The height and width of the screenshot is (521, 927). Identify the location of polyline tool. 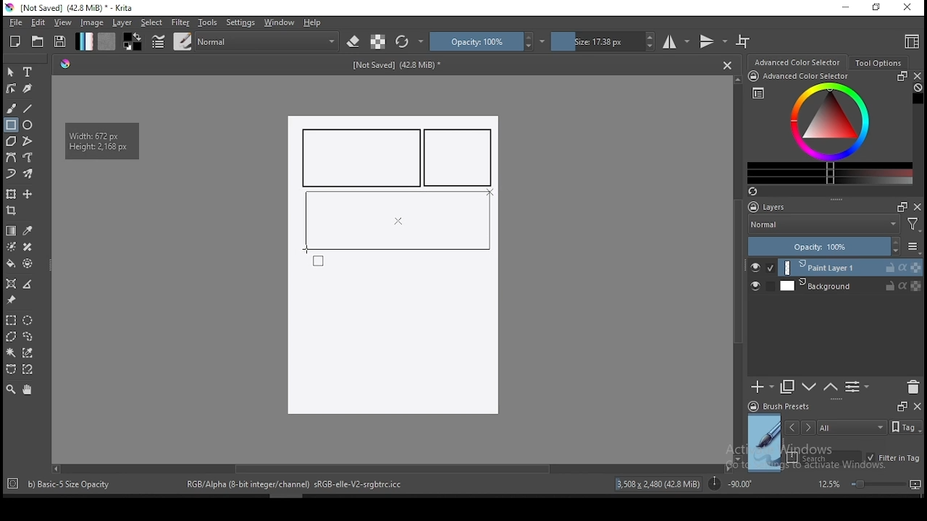
(28, 140).